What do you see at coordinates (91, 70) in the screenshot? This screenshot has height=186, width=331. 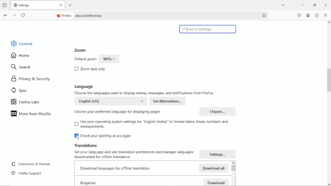 I see `Zoom text only` at bounding box center [91, 70].